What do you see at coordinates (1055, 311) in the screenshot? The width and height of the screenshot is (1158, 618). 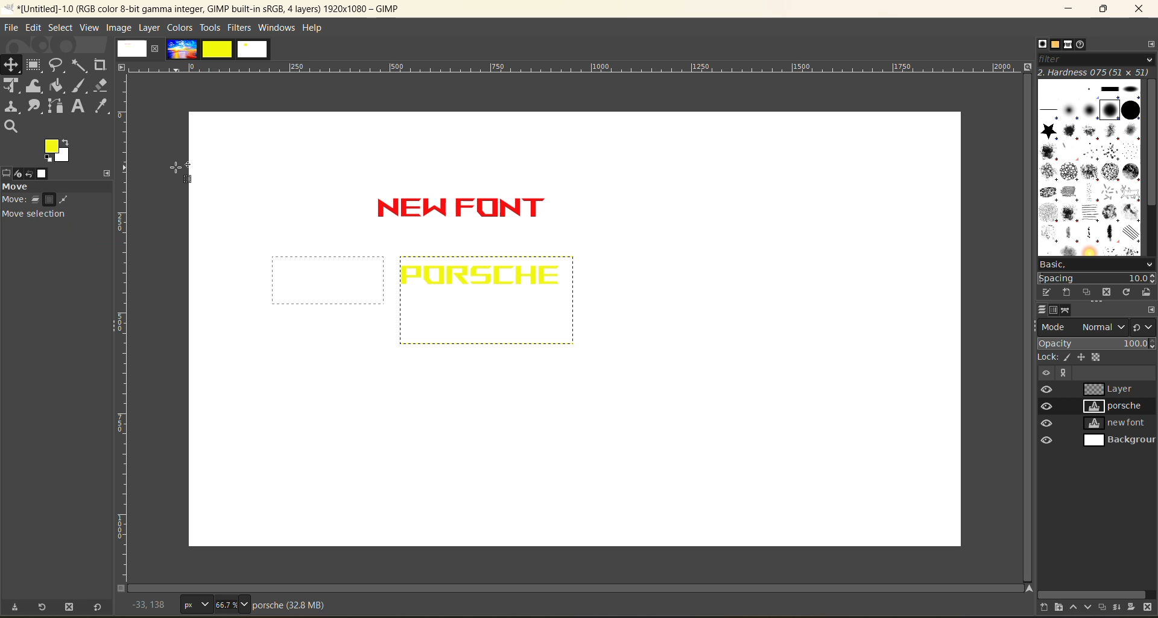 I see `channels` at bounding box center [1055, 311].